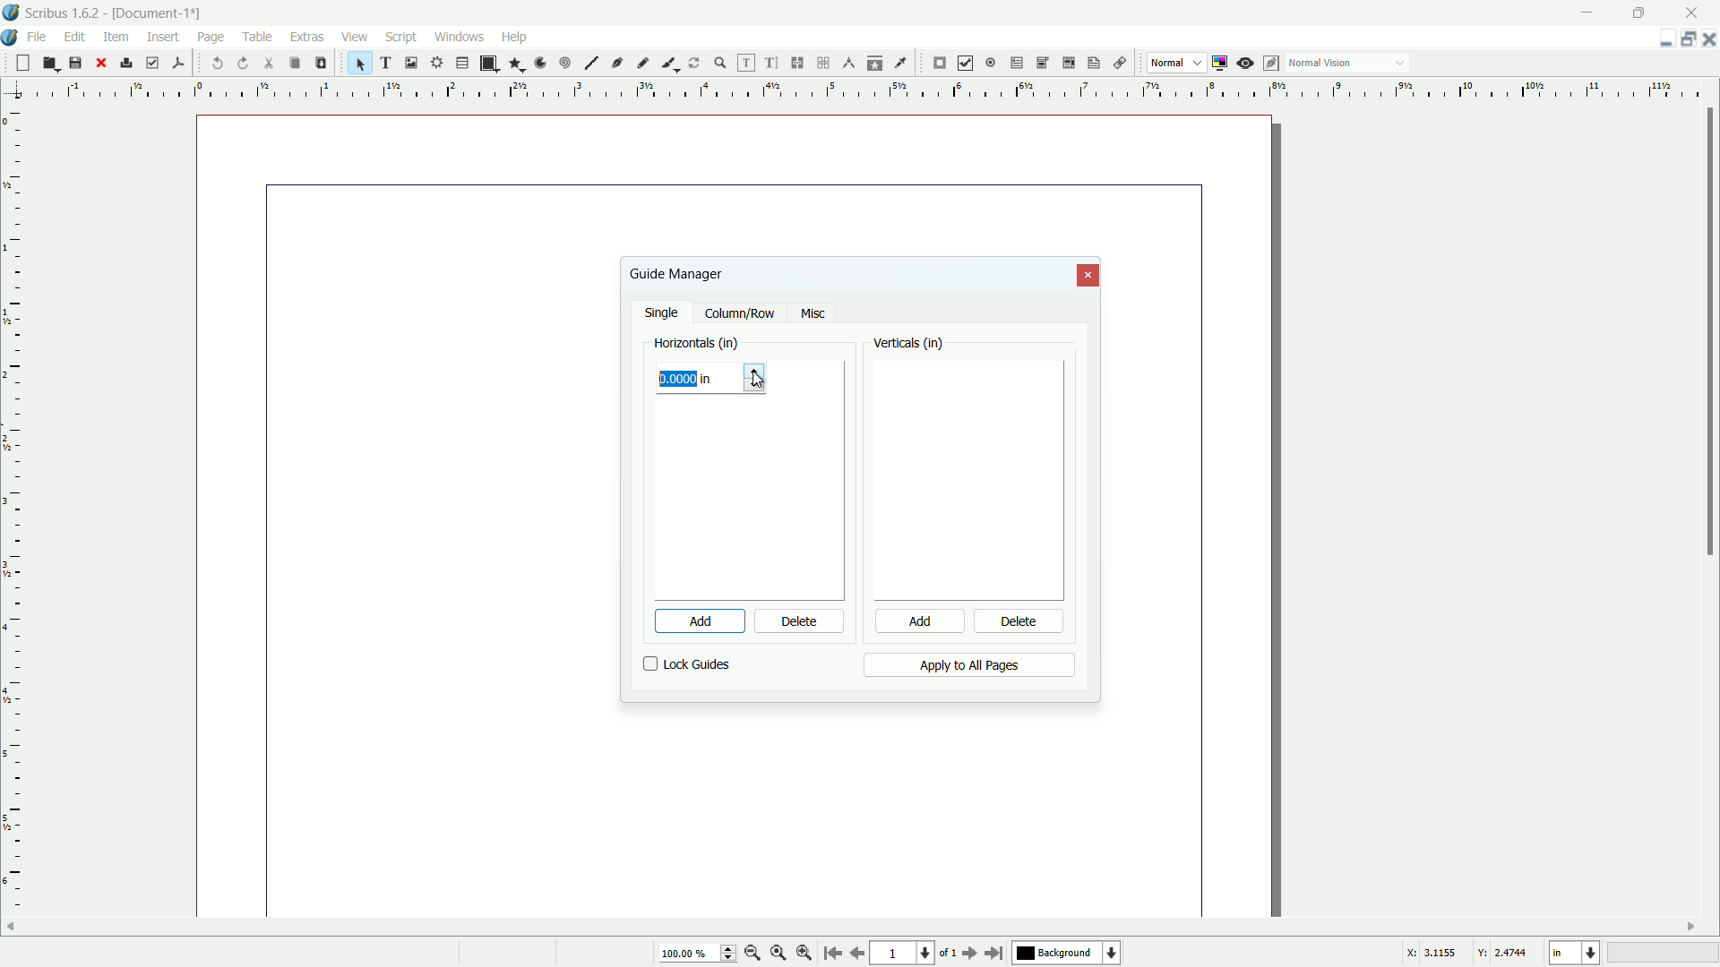 The height and width of the screenshot is (967, 1720). Describe the element at coordinates (245, 63) in the screenshot. I see `redo` at that location.